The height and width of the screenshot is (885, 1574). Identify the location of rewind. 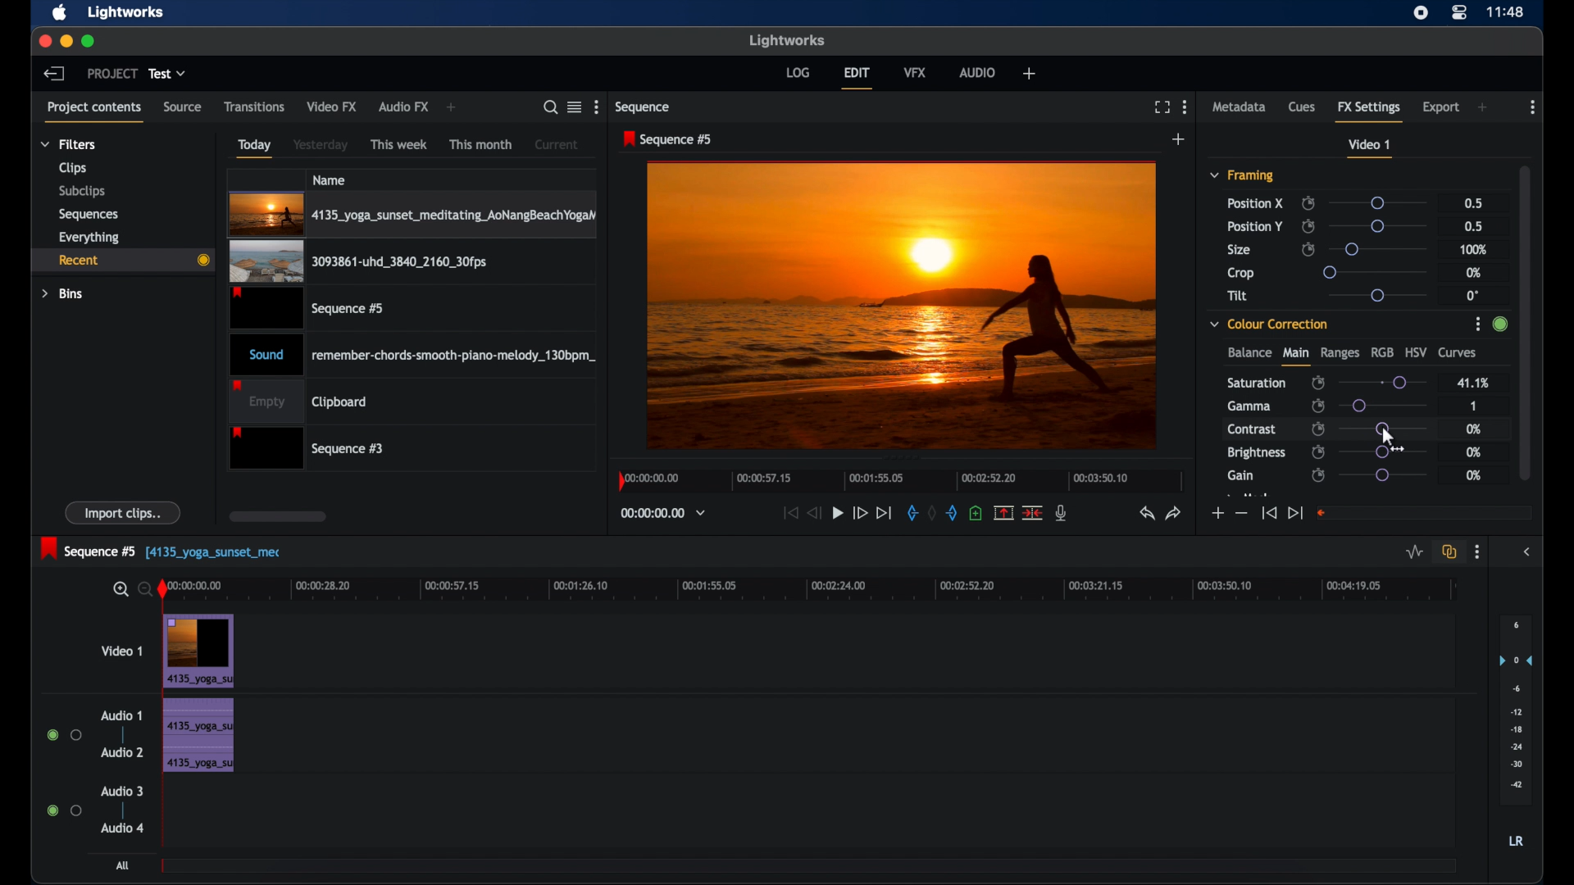
(816, 513).